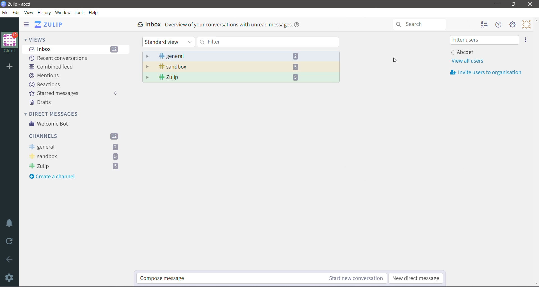 This screenshot has height=287, width=539. I want to click on Application name ( ZULIP), so click(51, 25).